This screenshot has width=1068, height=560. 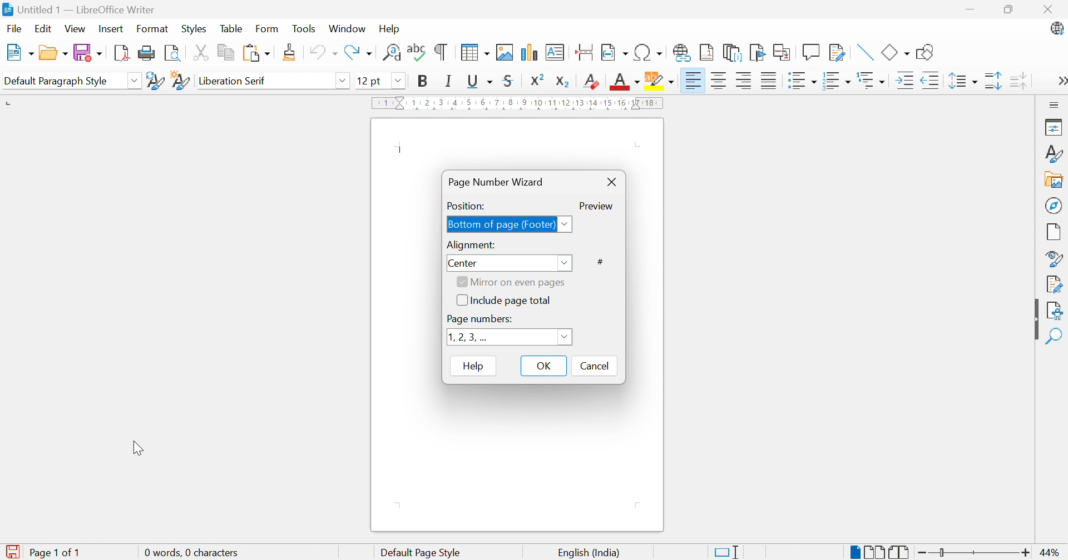 I want to click on Toggle formatting marks, so click(x=441, y=52).